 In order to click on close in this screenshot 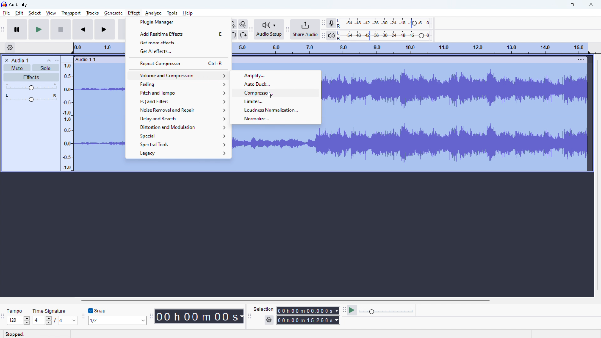, I will do `click(591, 4)`.